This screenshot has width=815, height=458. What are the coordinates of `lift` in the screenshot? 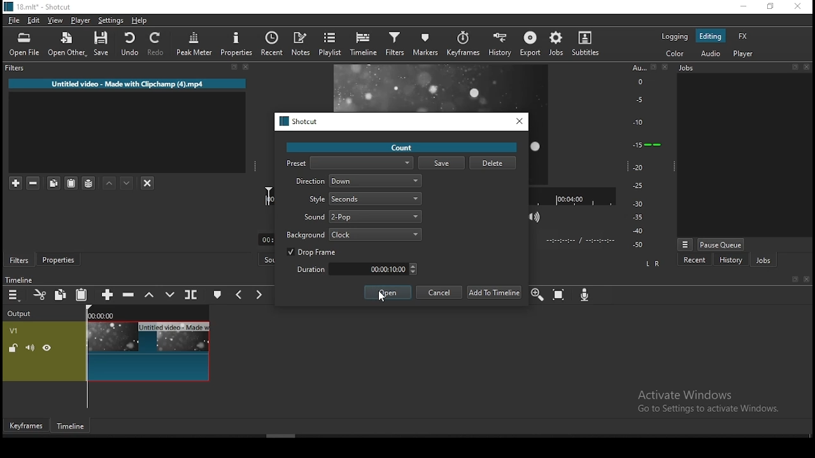 It's located at (149, 295).